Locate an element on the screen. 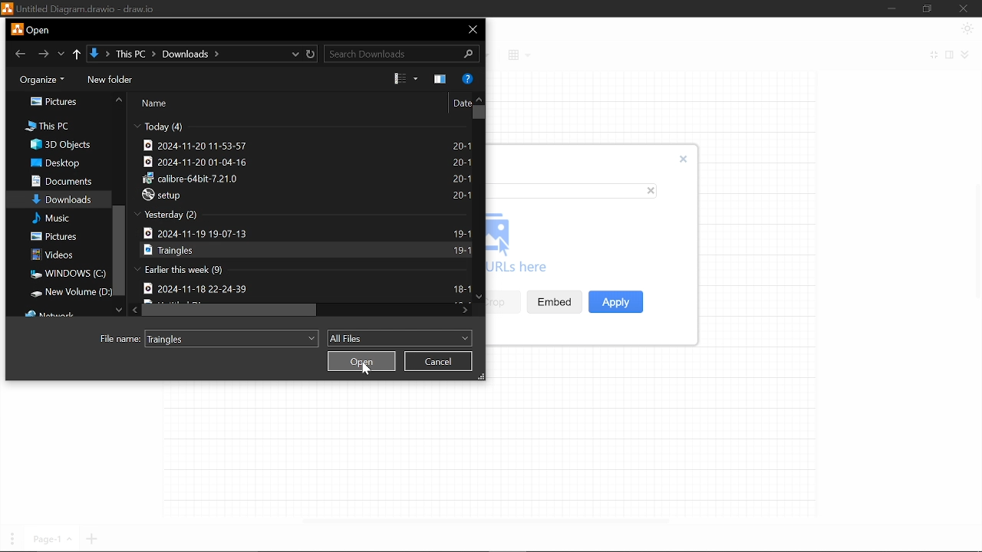 Image resolution: width=982 pixels, height=552 pixels. untitled diagram.drawio-draw.io is located at coordinates (87, 8).